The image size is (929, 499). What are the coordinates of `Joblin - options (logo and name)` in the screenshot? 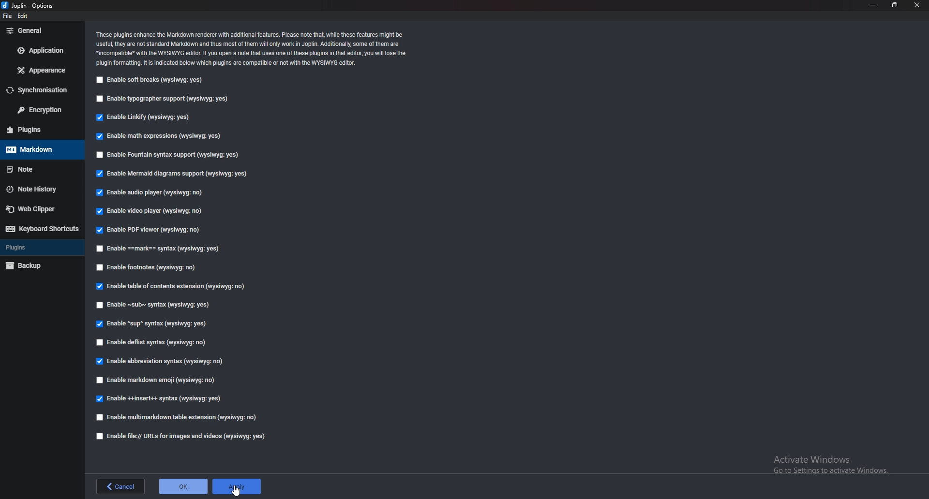 It's located at (30, 6).